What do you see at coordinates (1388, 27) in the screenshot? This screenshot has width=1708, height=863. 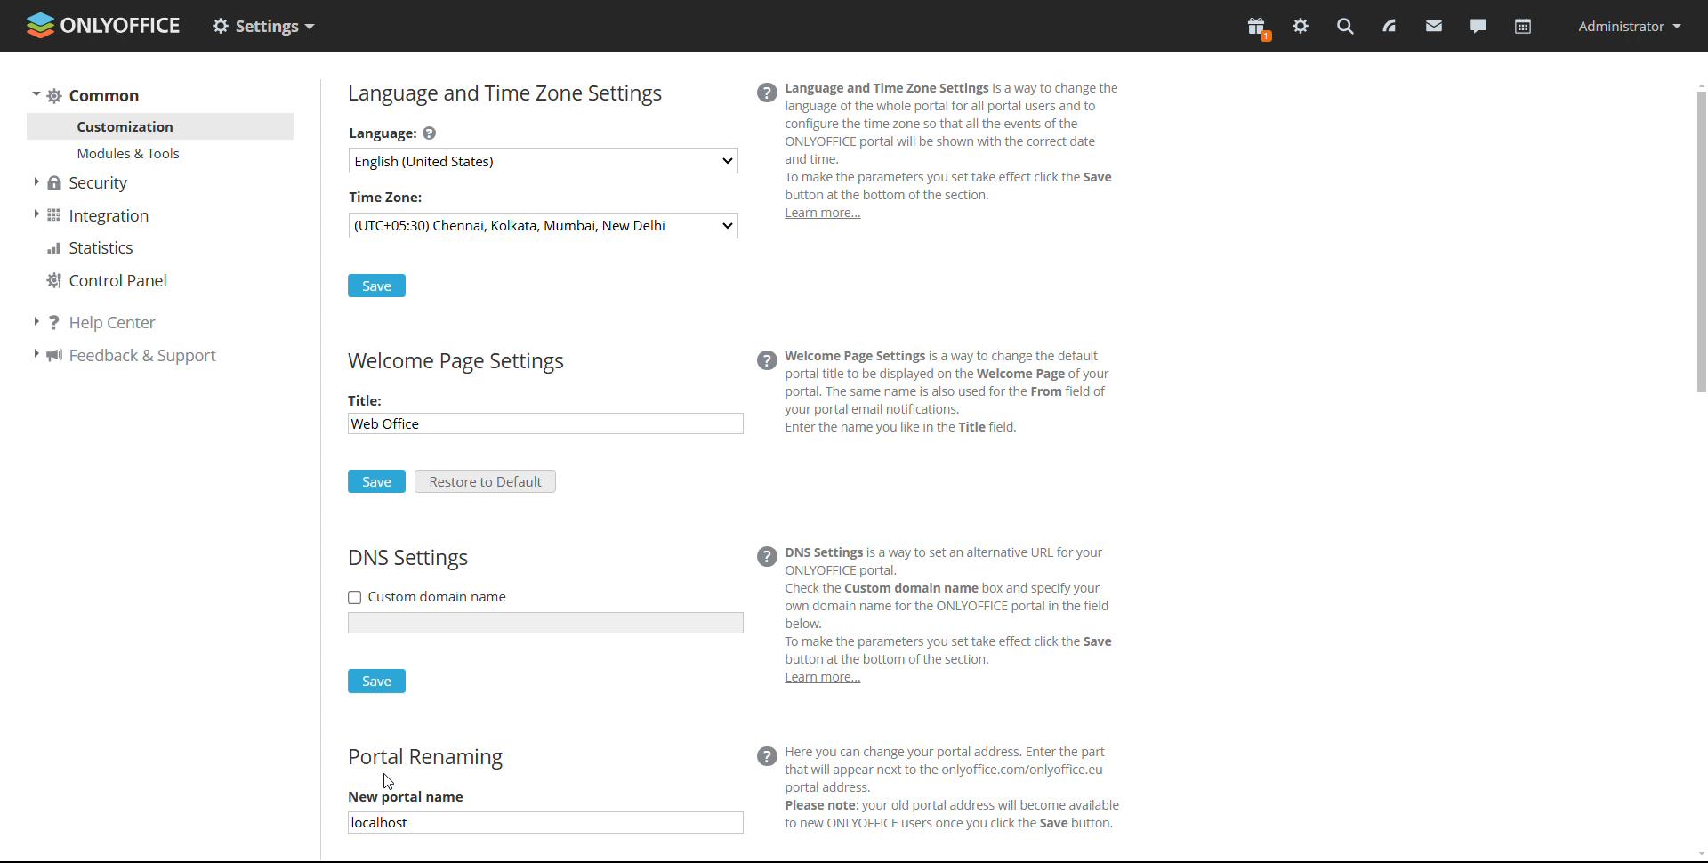 I see `feed` at bounding box center [1388, 27].